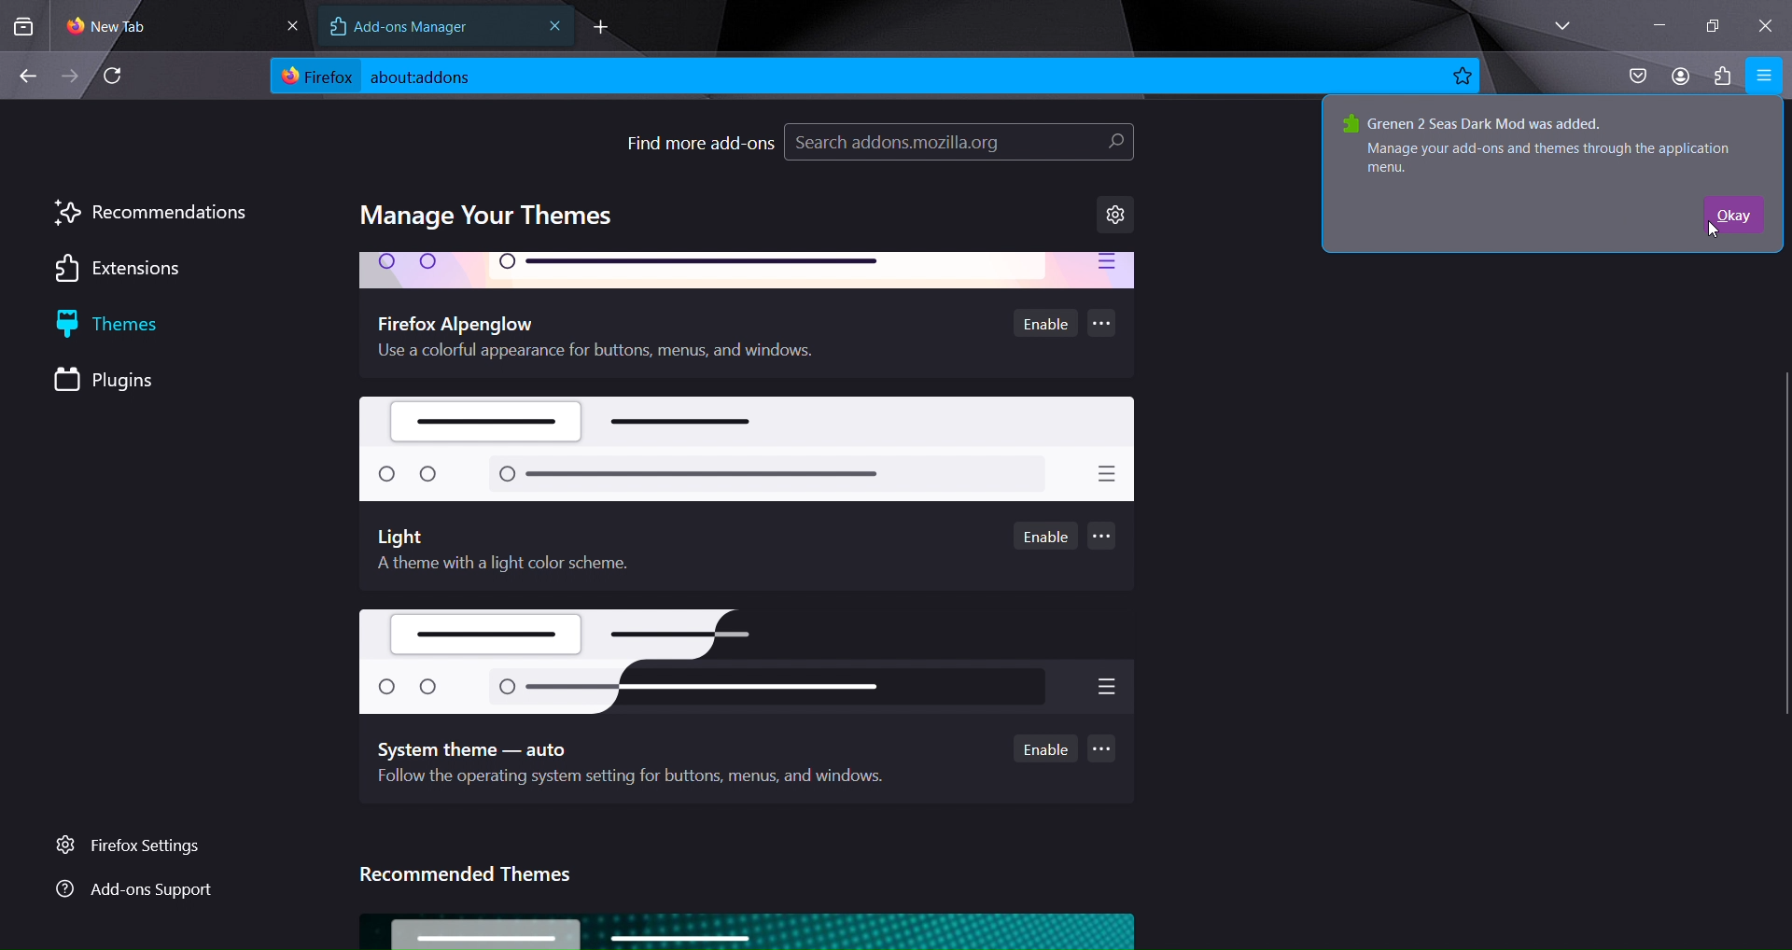  Describe the element at coordinates (287, 23) in the screenshot. I see `close` at that location.